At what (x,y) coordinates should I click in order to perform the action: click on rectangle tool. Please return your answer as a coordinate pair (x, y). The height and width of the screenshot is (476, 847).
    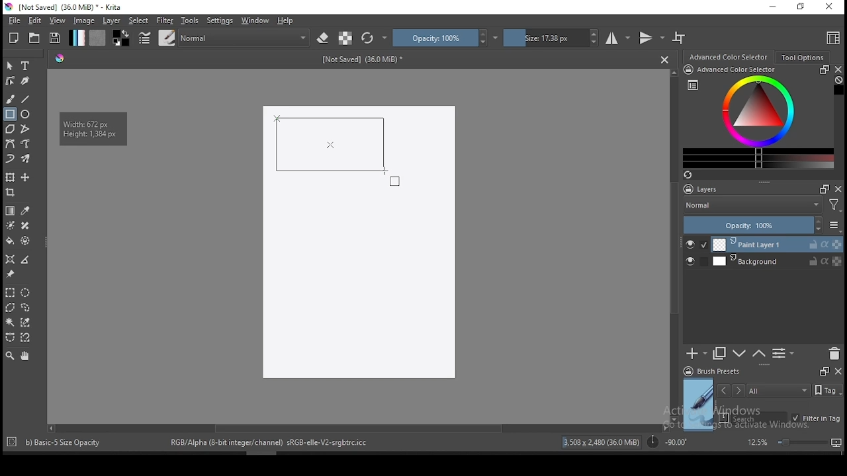
    Looking at the image, I should click on (10, 114).